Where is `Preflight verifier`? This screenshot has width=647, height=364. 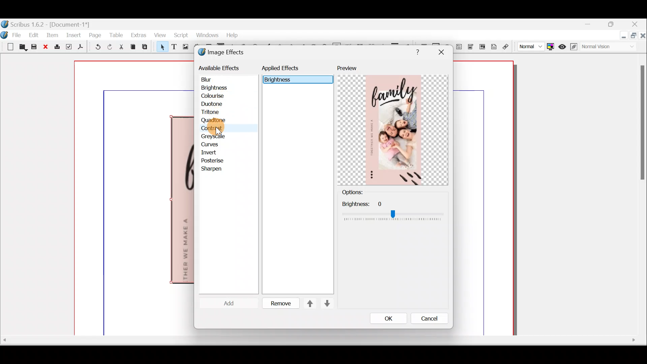
Preflight verifier is located at coordinates (68, 48).